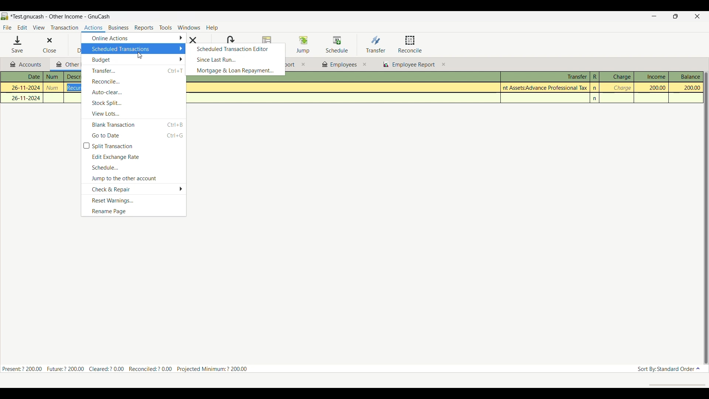  Describe the element at coordinates (119, 28) in the screenshot. I see `Business menu` at that location.